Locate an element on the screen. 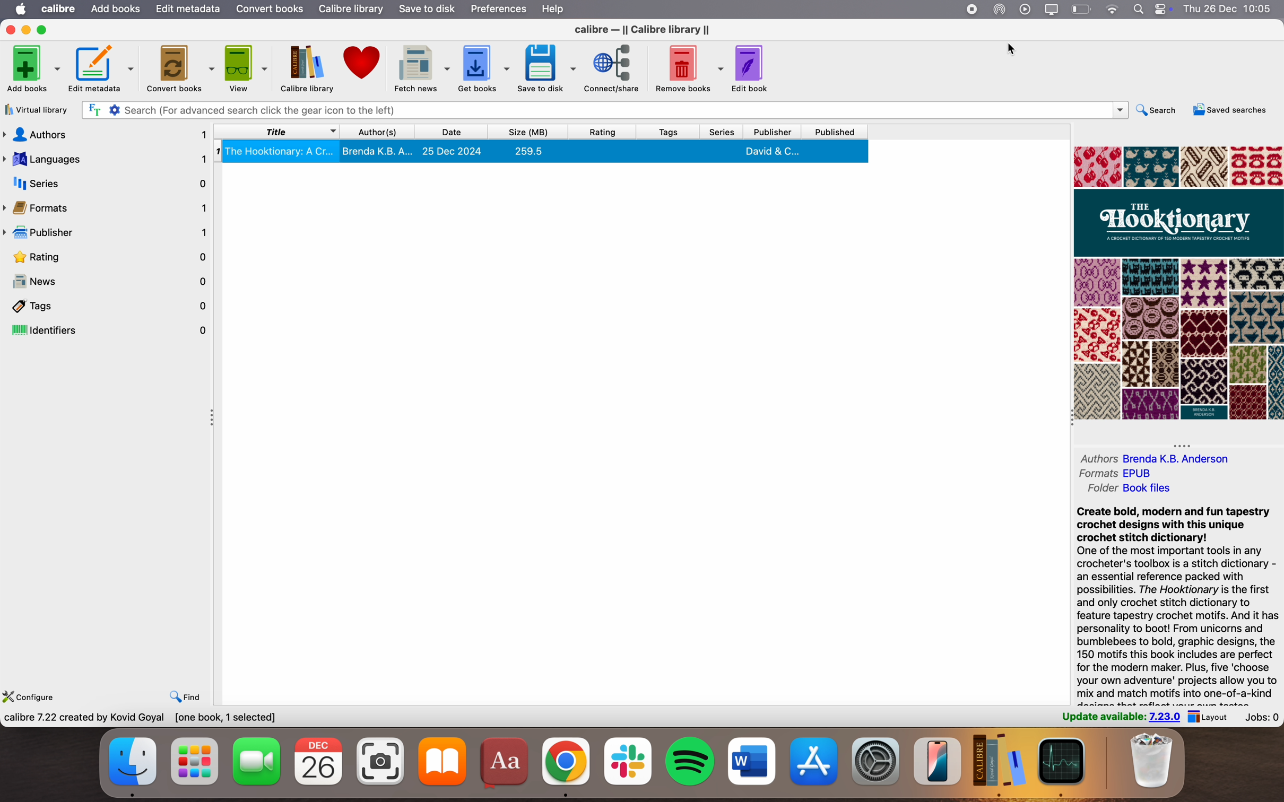  publisher is located at coordinates (775, 131).